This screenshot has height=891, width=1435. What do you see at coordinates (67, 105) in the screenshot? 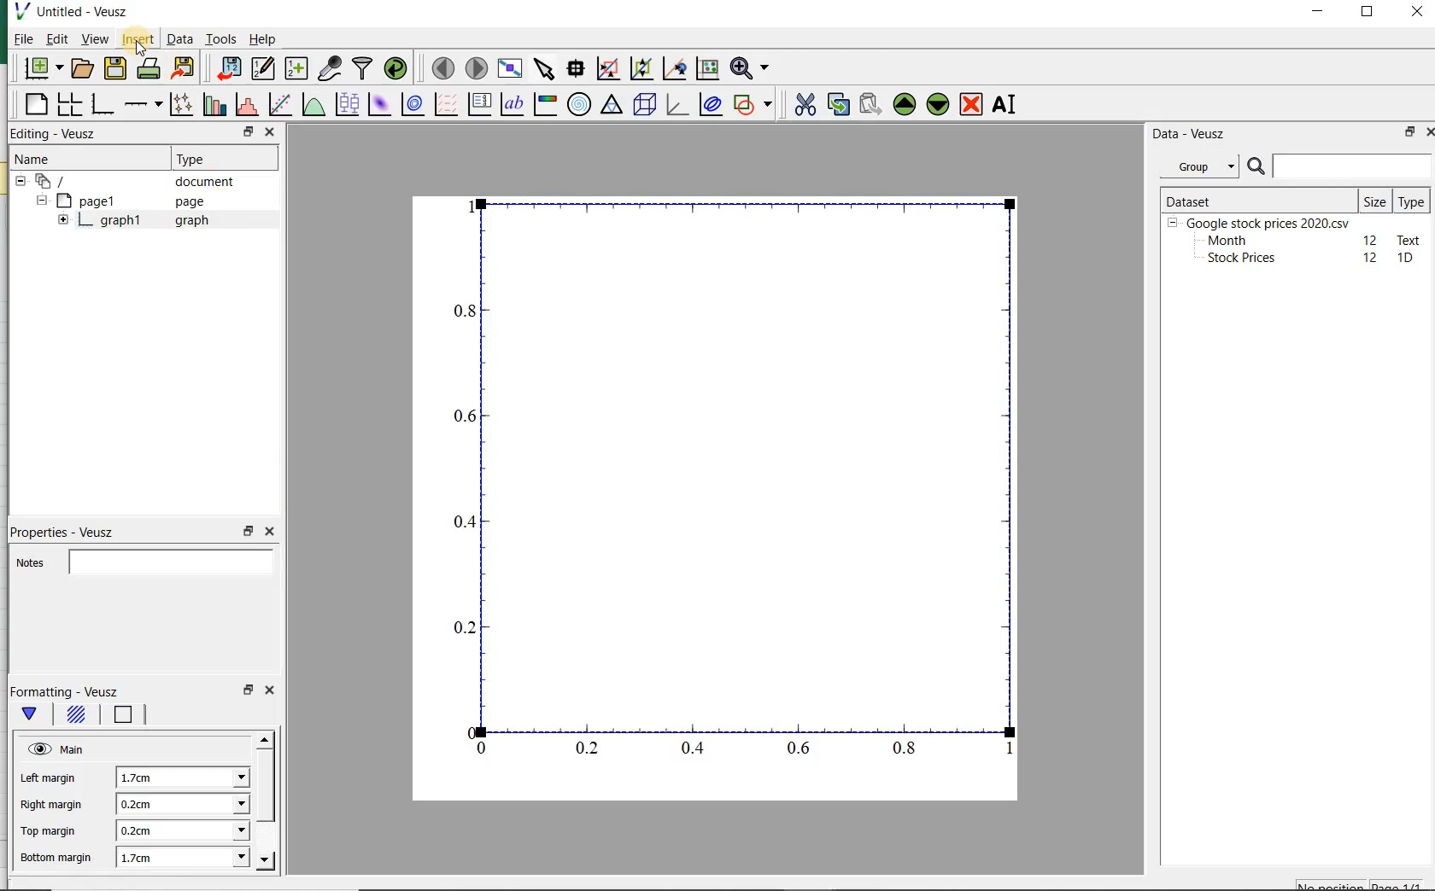
I see `arrange graphs in a grid` at bounding box center [67, 105].